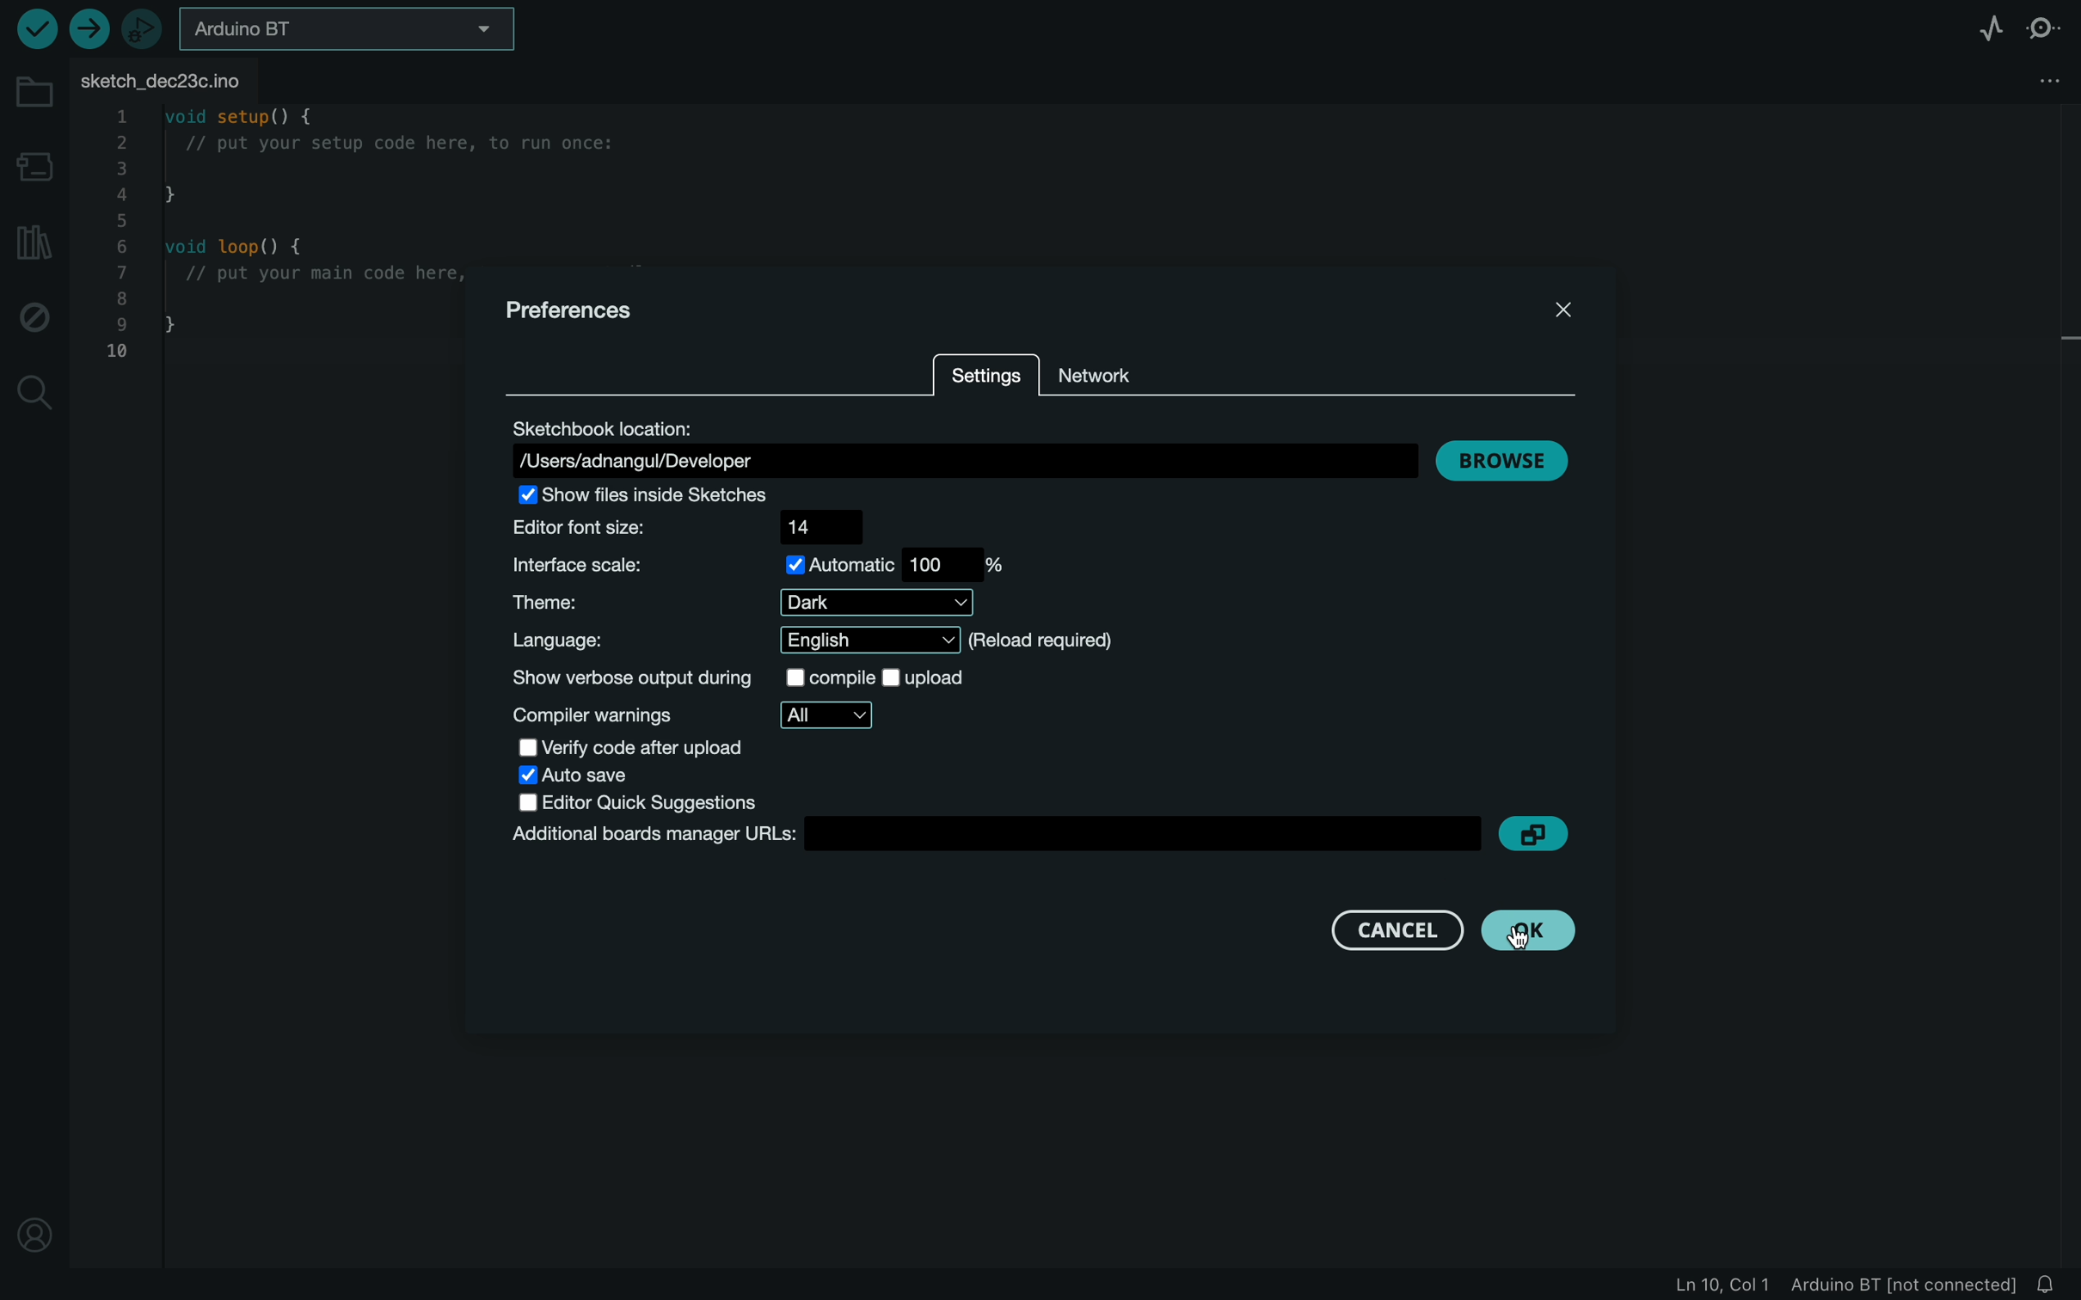  What do you see at coordinates (1395, 927) in the screenshot?
I see `cancel` at bounding box center [1395, 927].